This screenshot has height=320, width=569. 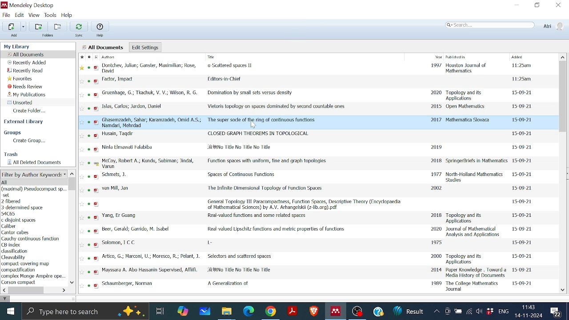 What do you see at coordinates (4, 290) in the screenshot?
I see `Move left` at bounding box center [4, 290].